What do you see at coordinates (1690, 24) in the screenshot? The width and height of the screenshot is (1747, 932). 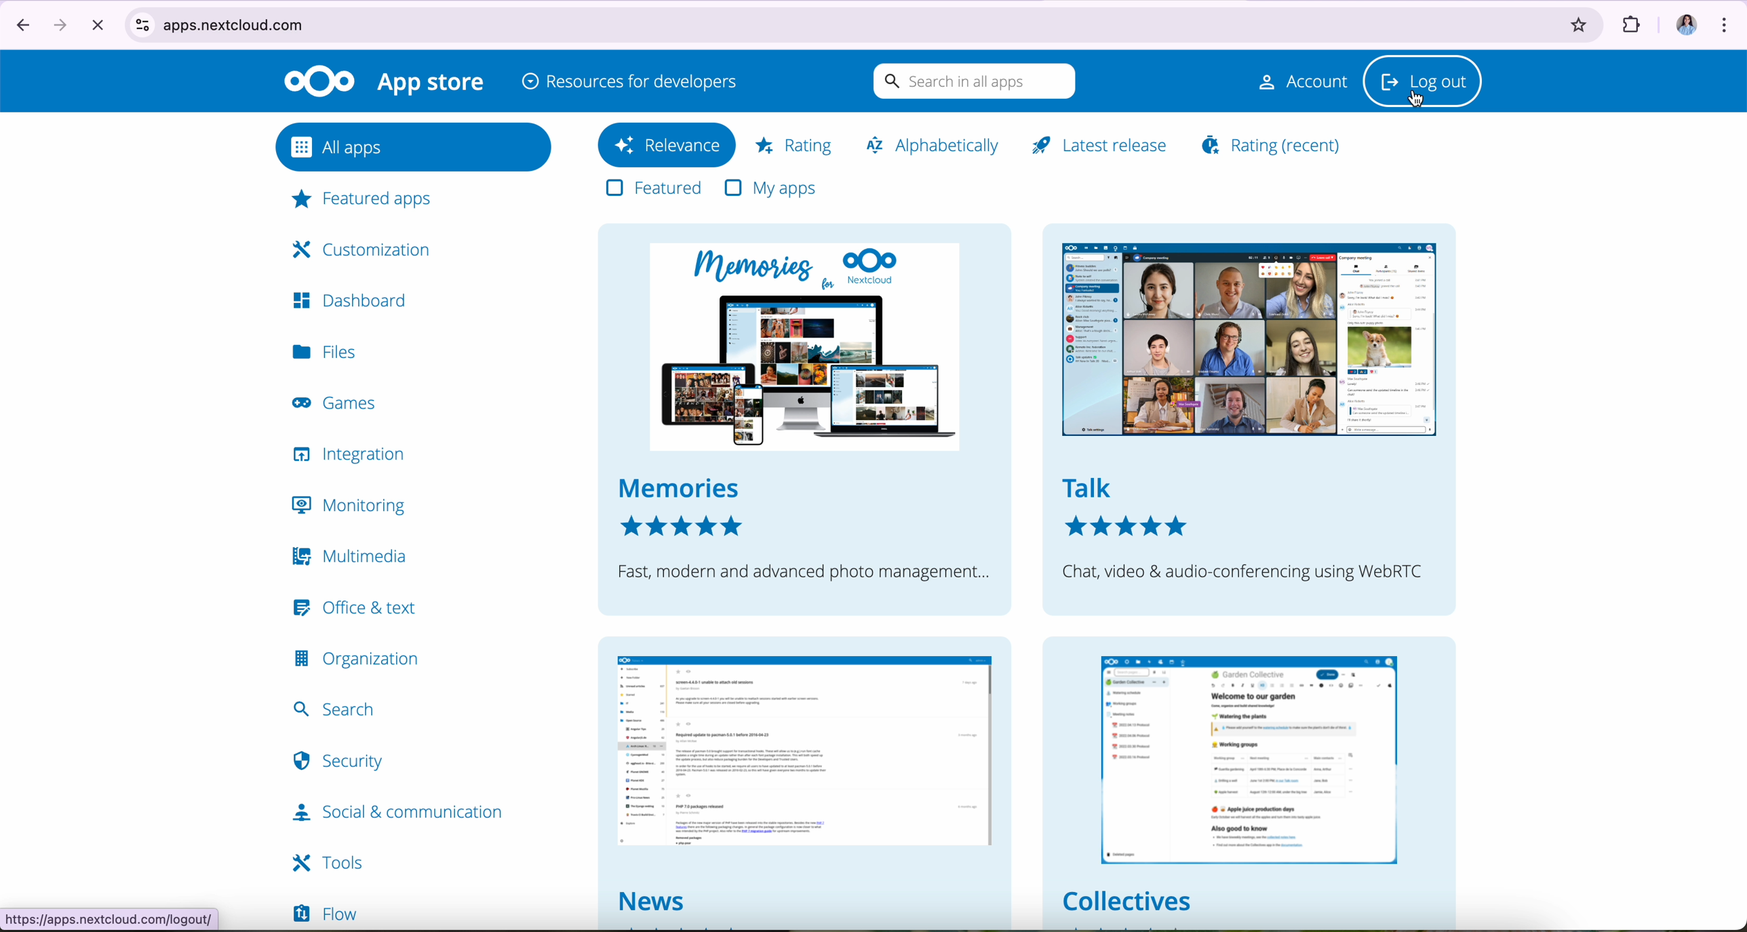 I see `image profile` at bounding box center [1690, 24].